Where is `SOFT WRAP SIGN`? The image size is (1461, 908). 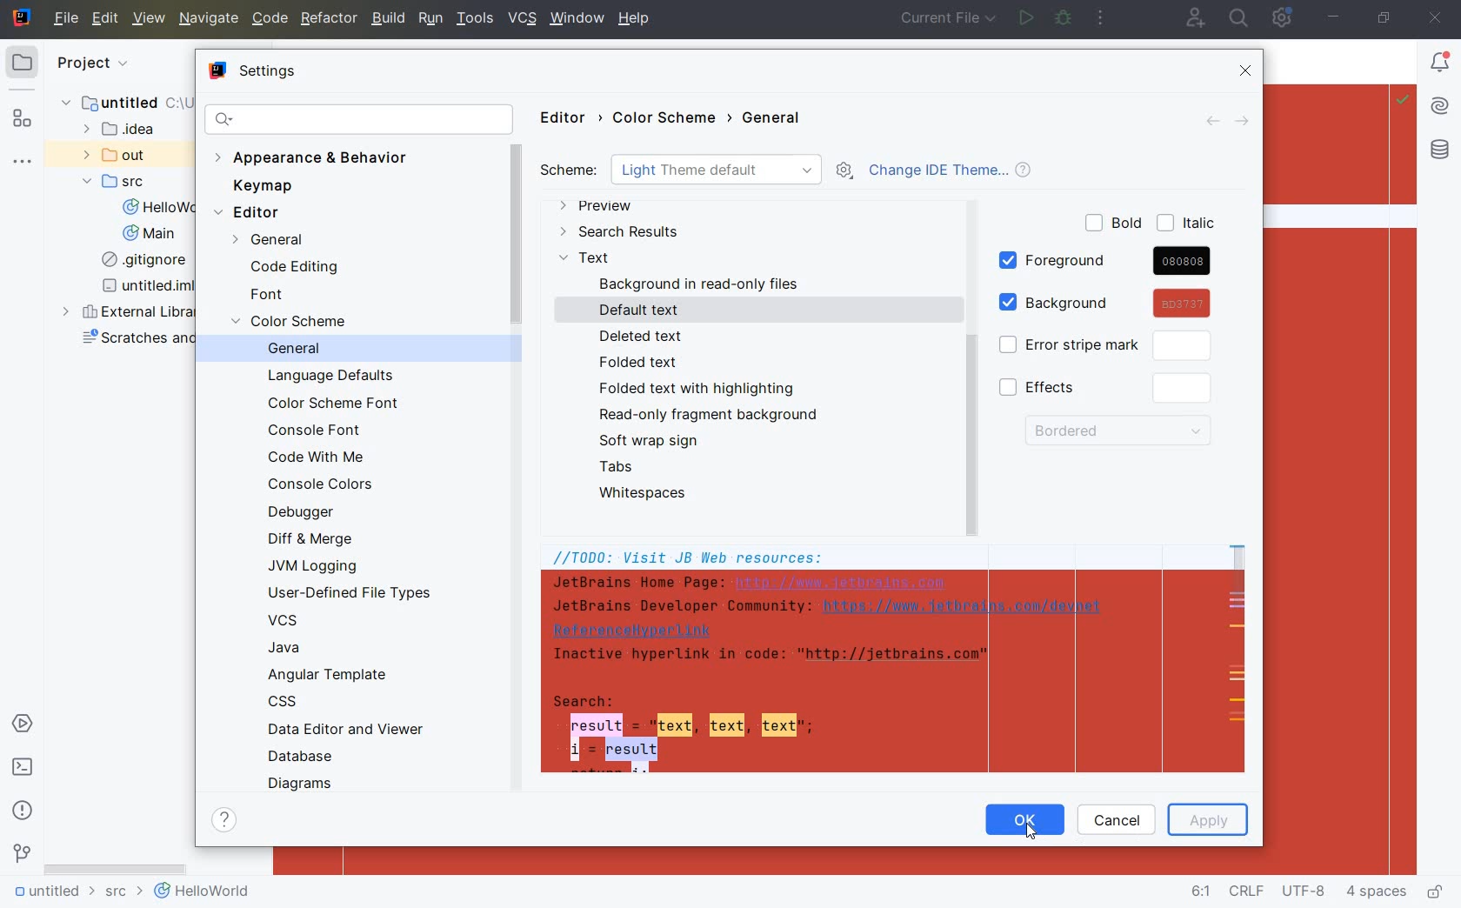 SOFT WRAP SIGN is located at coordinates (654, 441).